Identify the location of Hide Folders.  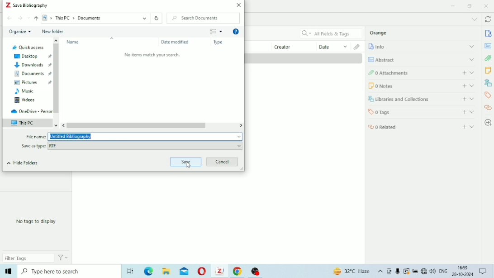
(22, 163).